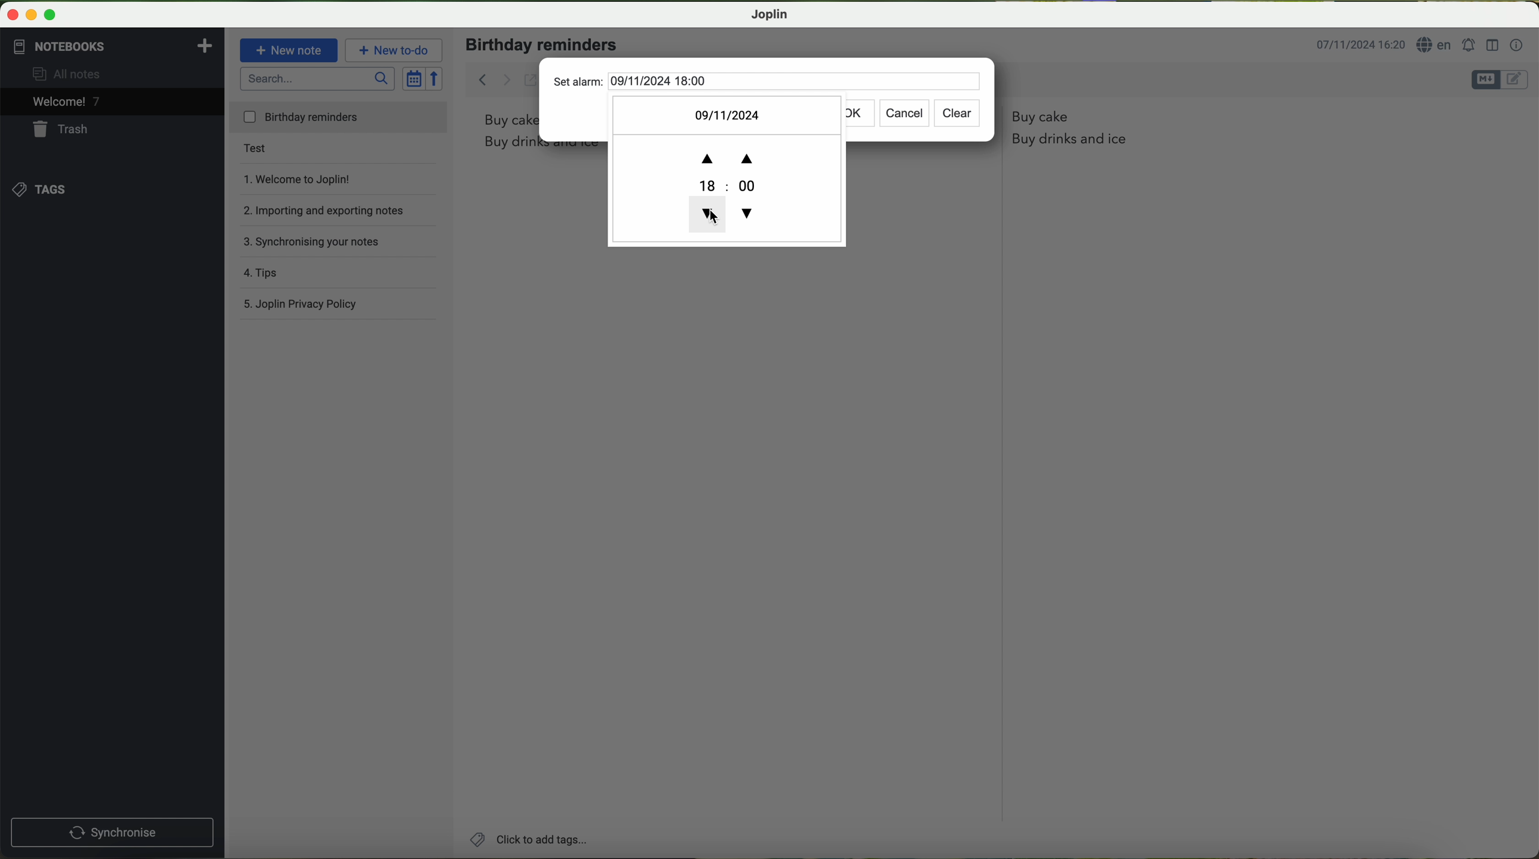 The height and width of the screenshot is (859, 1539). What do you see at coordinates (111, 831) in the screenshot?
I see `synchronise button` at bounding box center [111, 831].